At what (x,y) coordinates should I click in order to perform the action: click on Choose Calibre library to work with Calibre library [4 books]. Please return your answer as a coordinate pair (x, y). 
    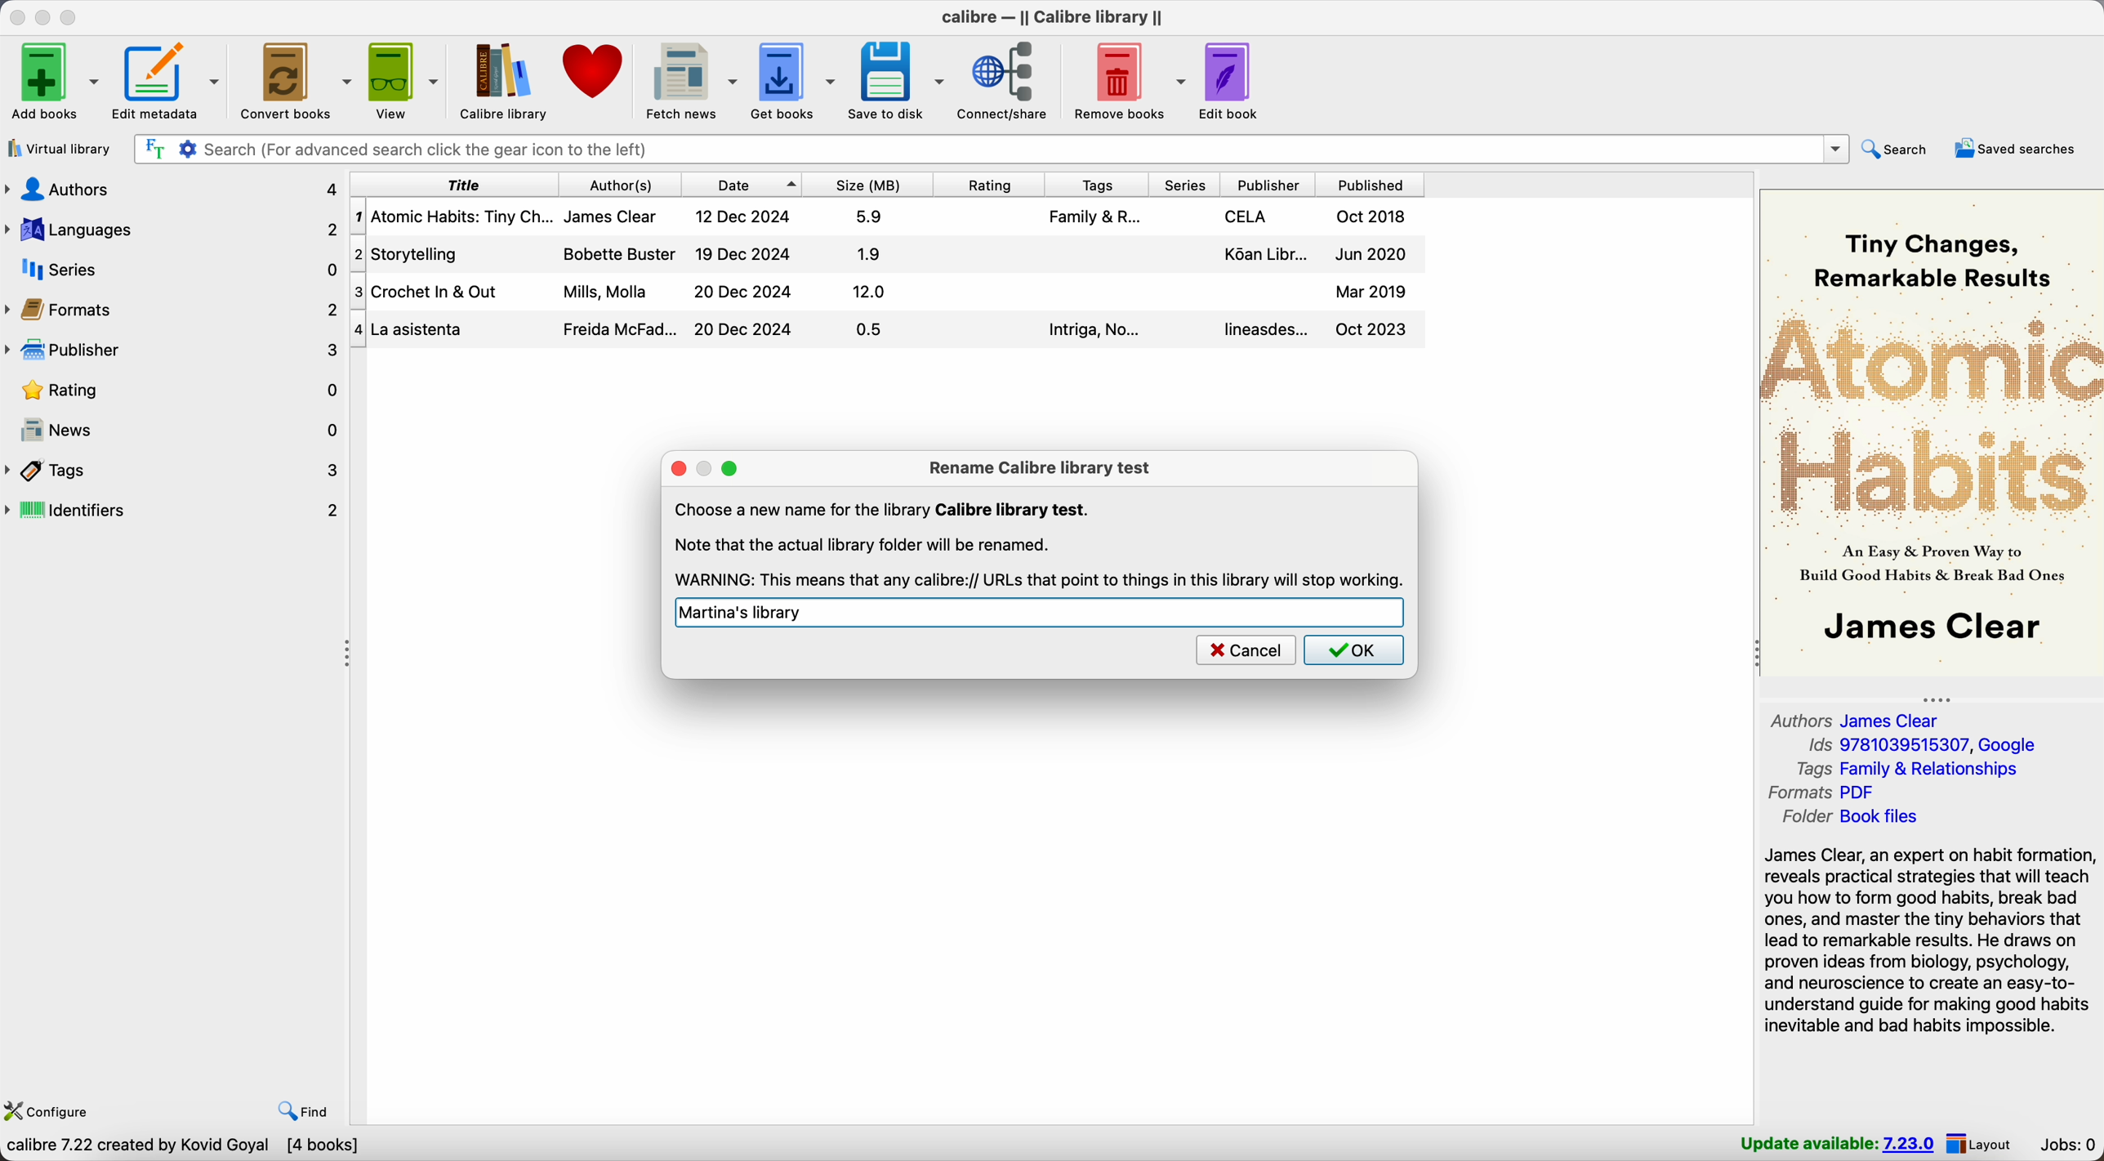
    Looking at the image, I should click on (239, 1147).